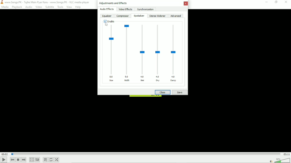 This screenshot has width=291, height=163. What do you see at coordinates (50, 7) in the screenshot?
I see `Subtitle` at bounding box center [50, 7].